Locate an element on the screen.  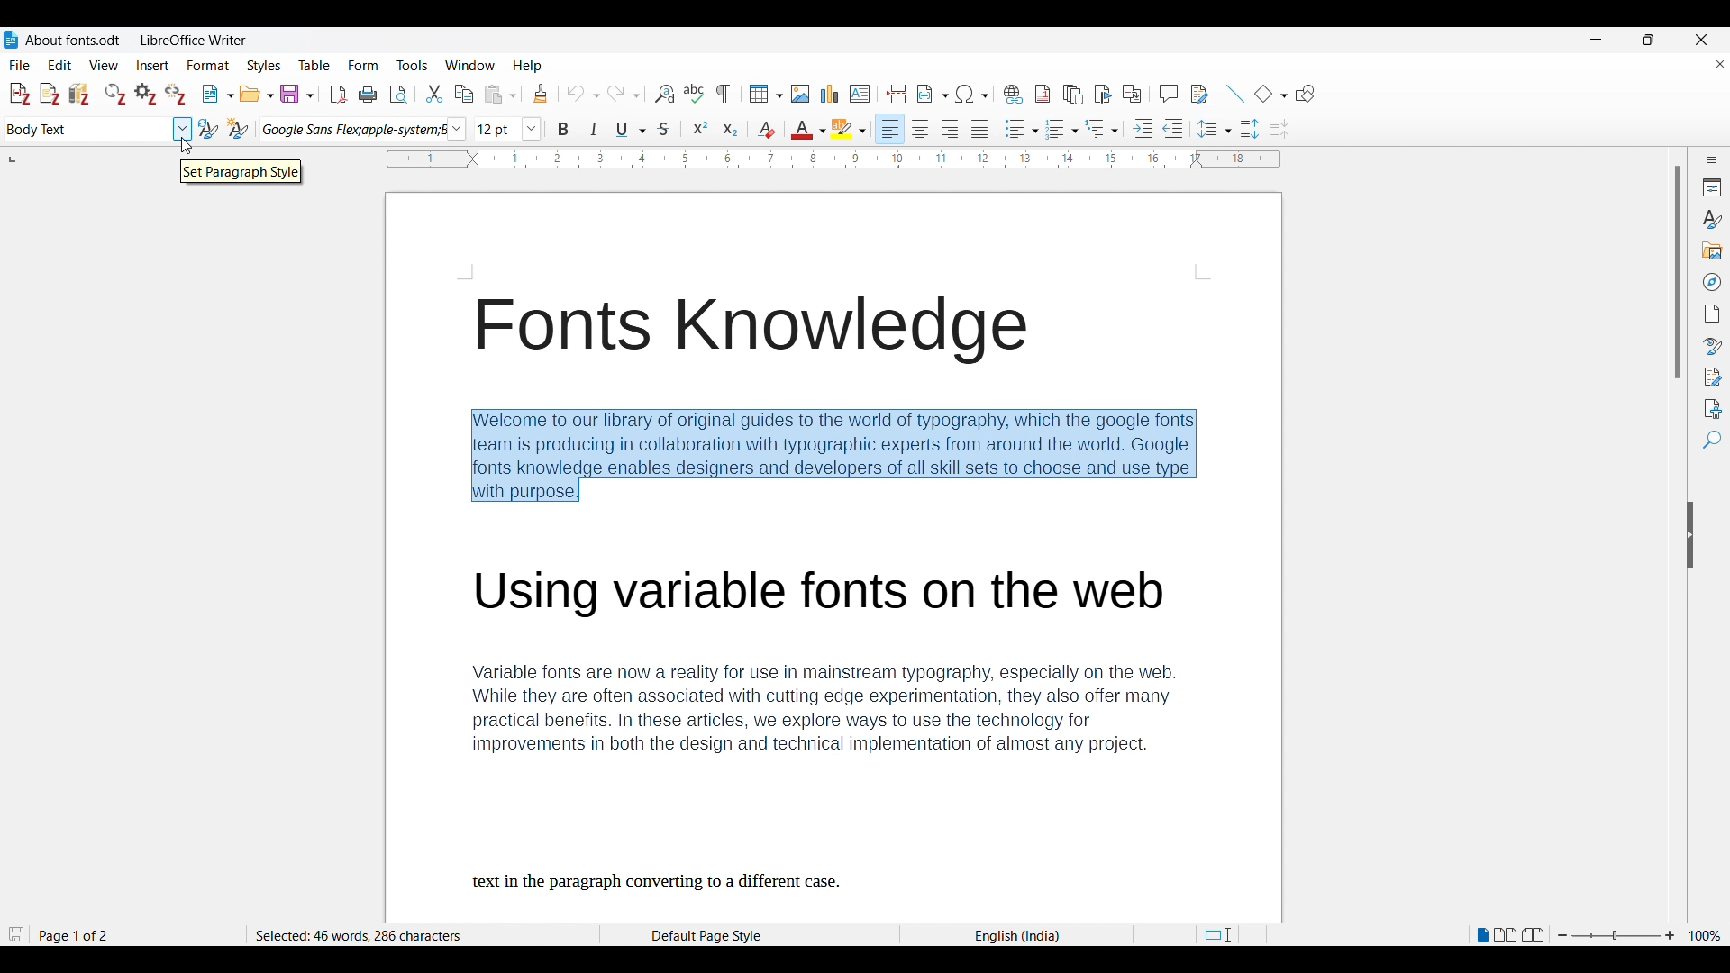
Select outline format is located at coordinates (1102, 129).